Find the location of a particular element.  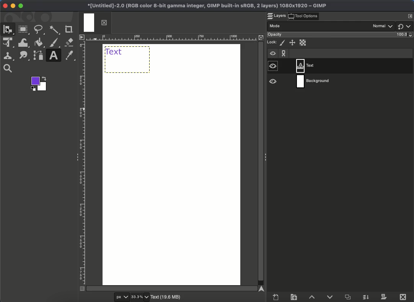

Close is located at coordinates (404, 296).